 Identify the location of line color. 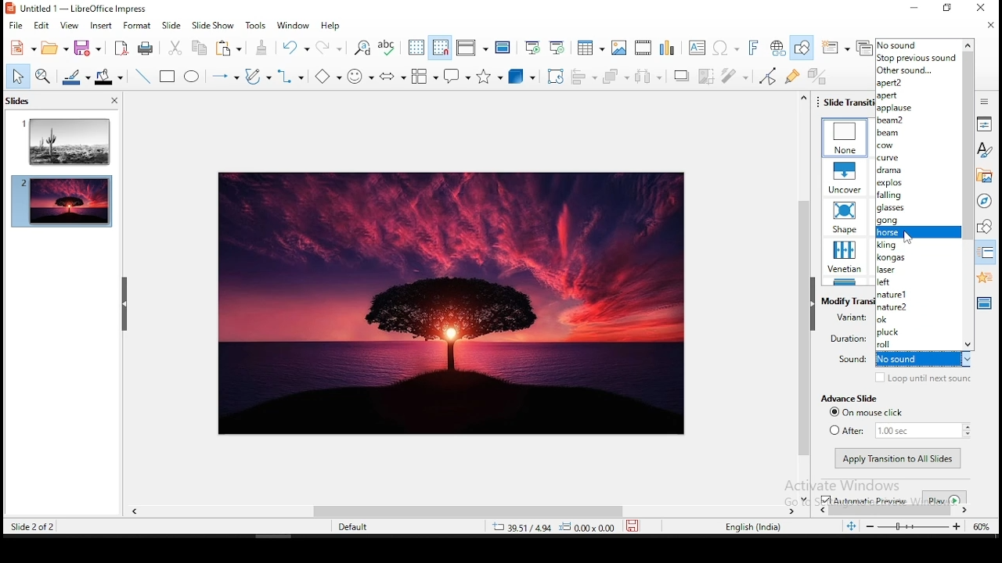
(75, 77).